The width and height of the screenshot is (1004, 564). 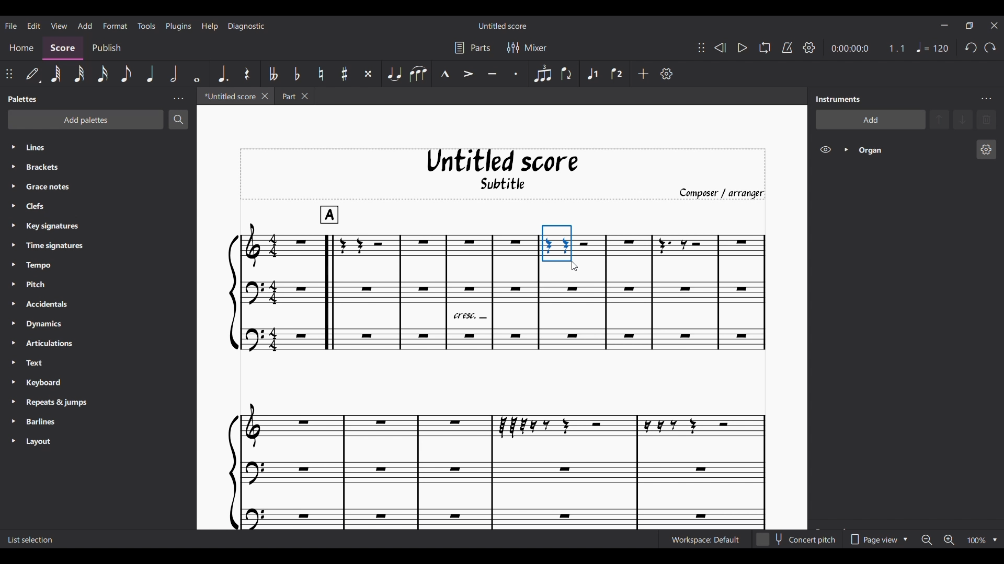 I want to click on Instrument panel settings, so click(x=986, y=99).